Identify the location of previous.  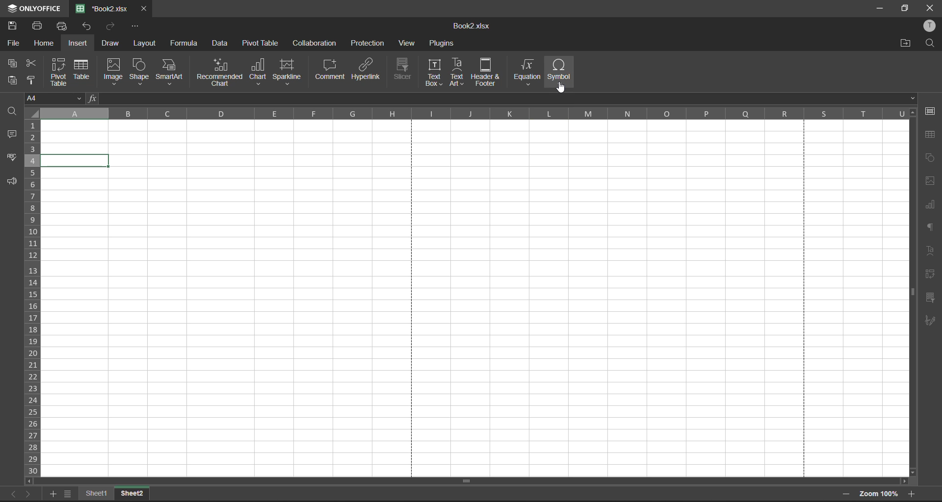
(11, 495).